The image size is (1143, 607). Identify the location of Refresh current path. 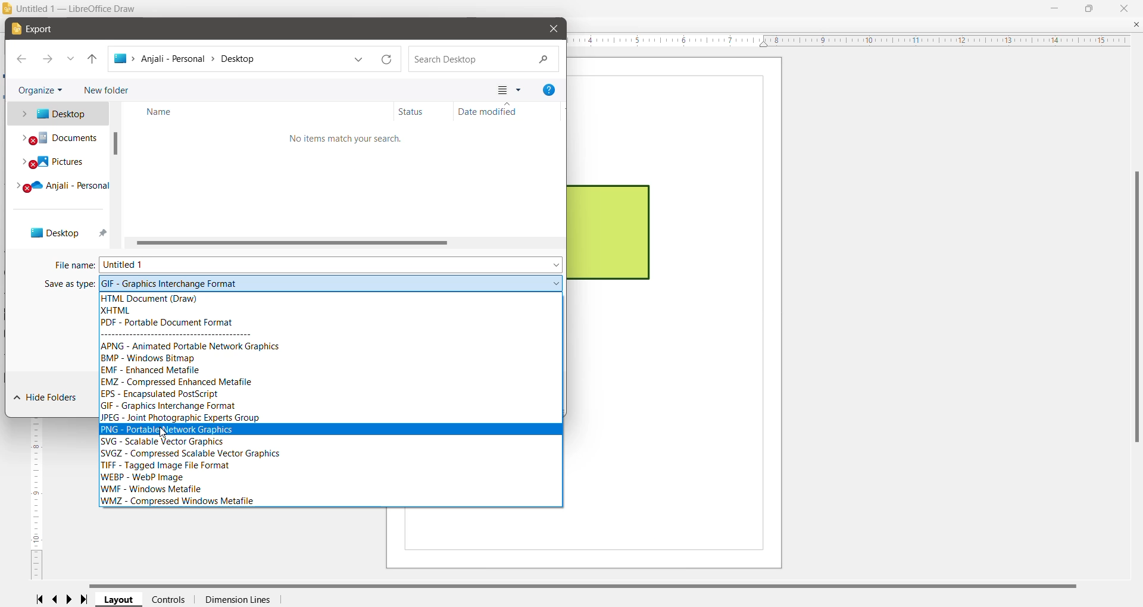
(388, 60).